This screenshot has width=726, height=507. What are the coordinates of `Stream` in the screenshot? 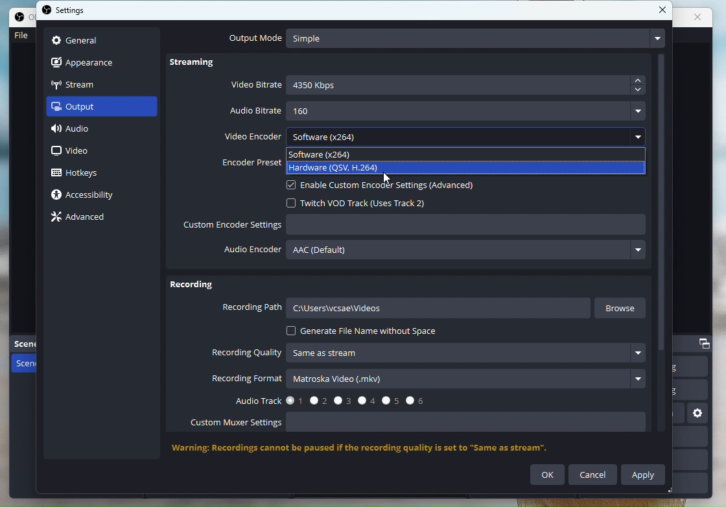 It's located at (88, 84).